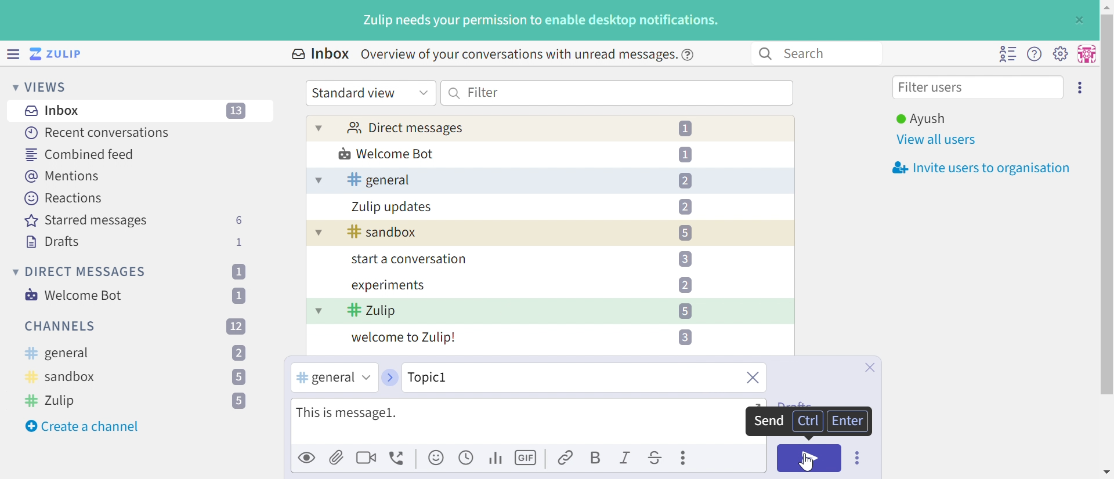 The image size is (1114, 479). What do you see at coordinates (387, 155) in the screenshot?
I see `Welcome Bot` at bounding box center [387, 155].